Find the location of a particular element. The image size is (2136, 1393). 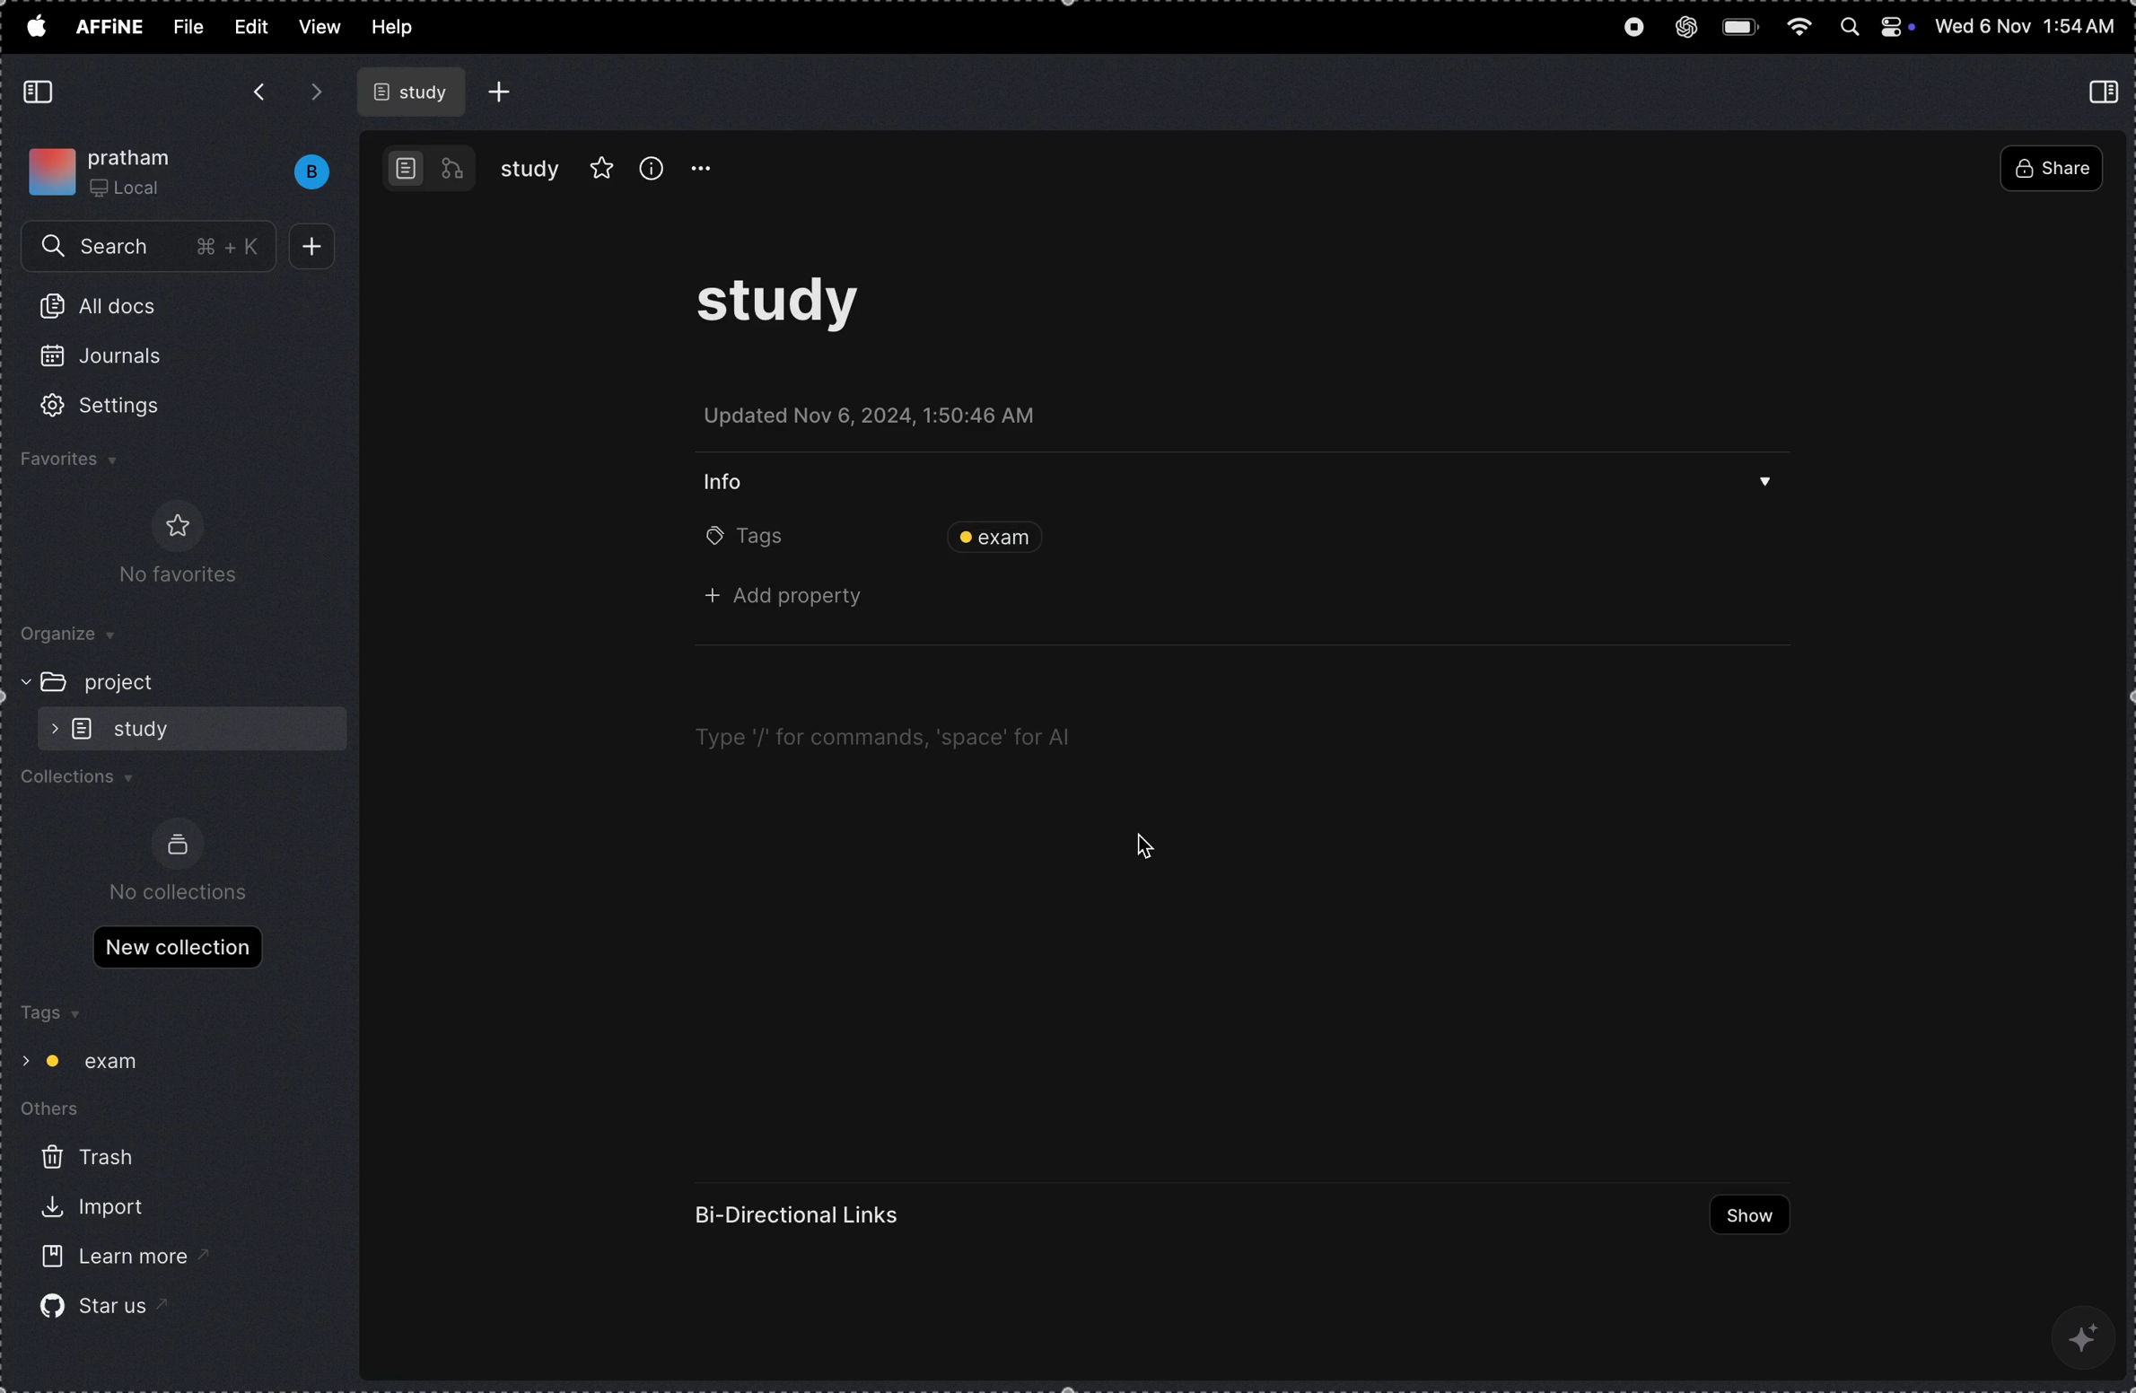

edit is located at coordinates (249, 25).